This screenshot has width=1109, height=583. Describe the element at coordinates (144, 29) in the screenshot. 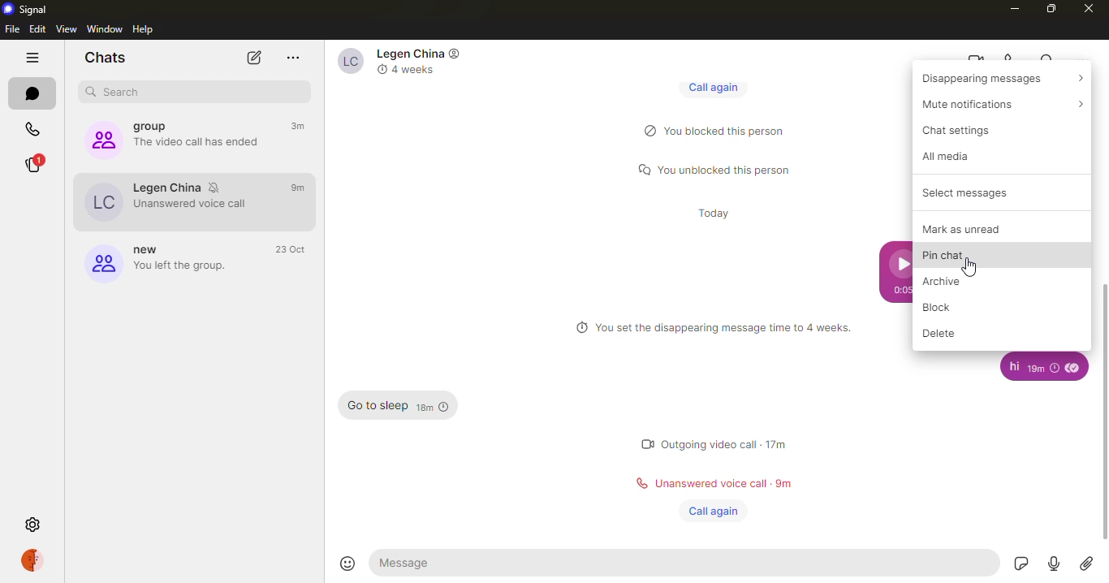

I see `help` at that location.